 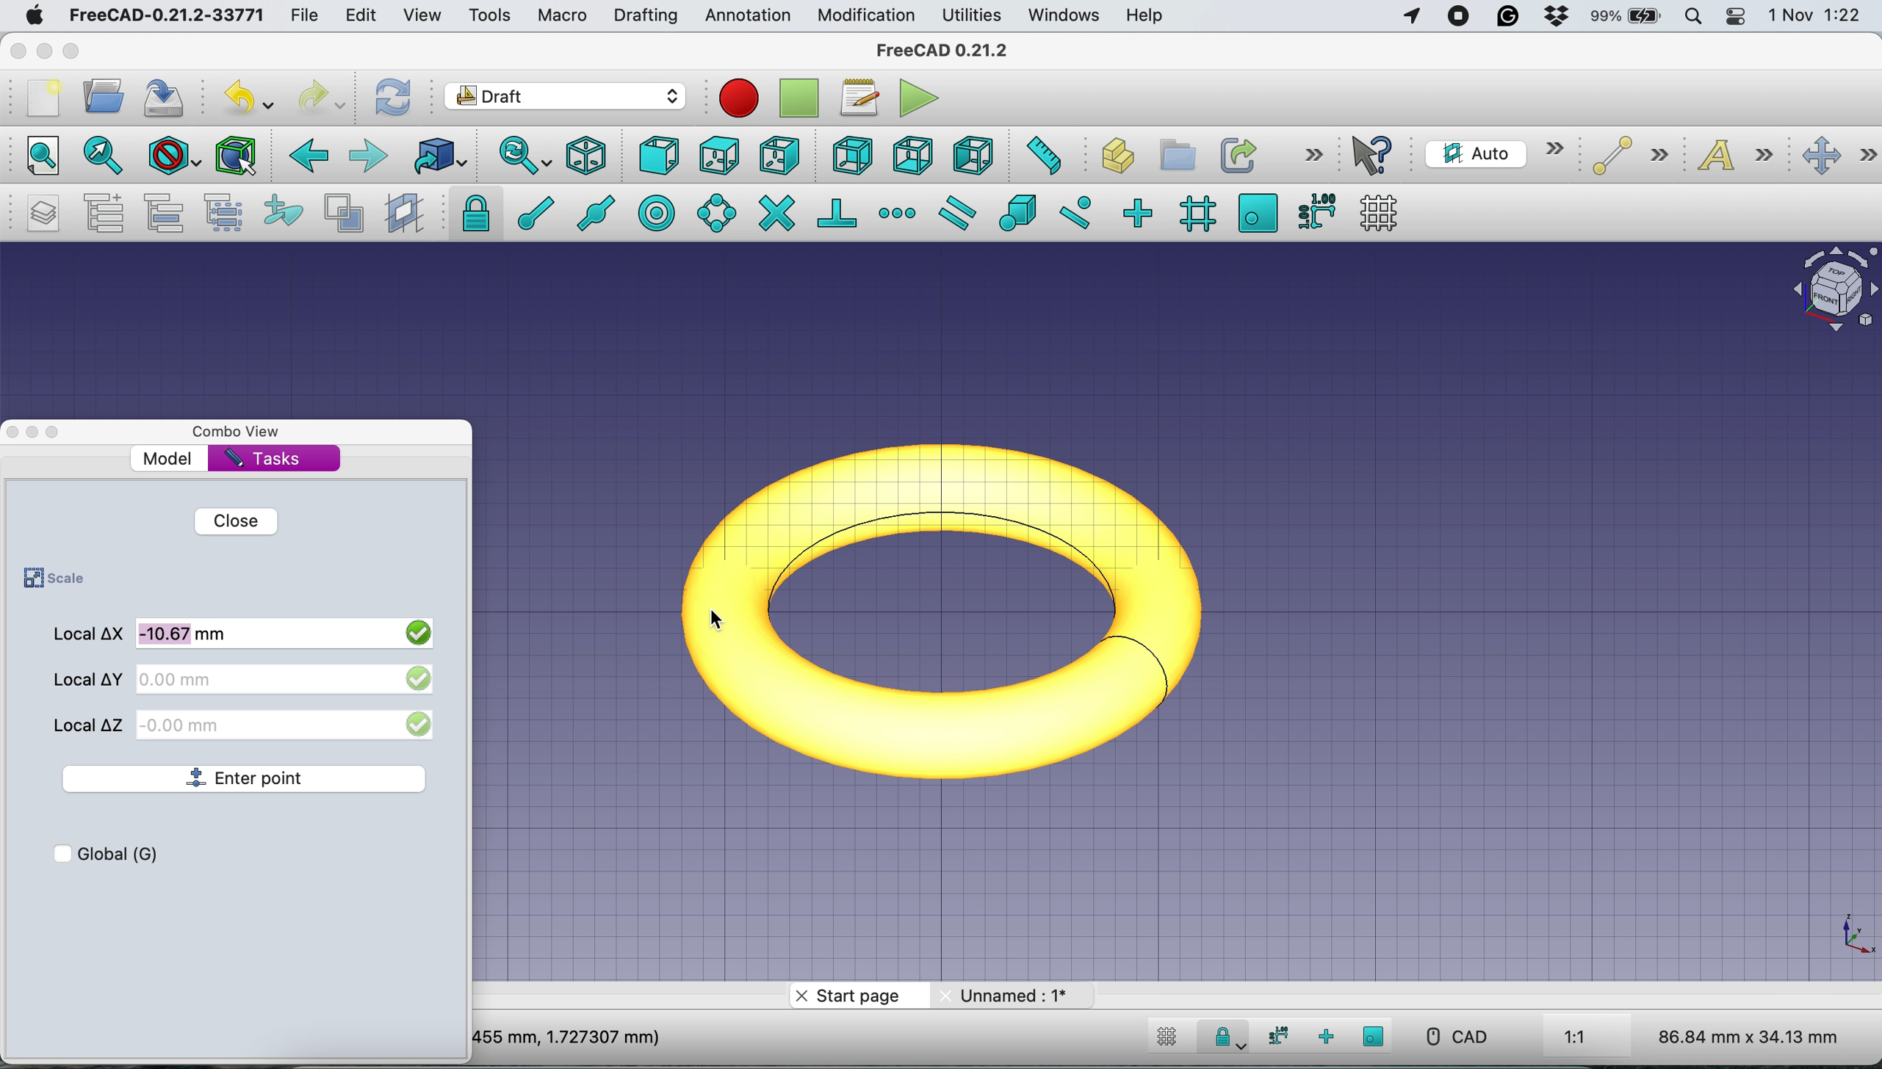 What do you see at coordinates (776, 213) in the screenshot?
I see `snap intersection` at bounding box center [776, 213].